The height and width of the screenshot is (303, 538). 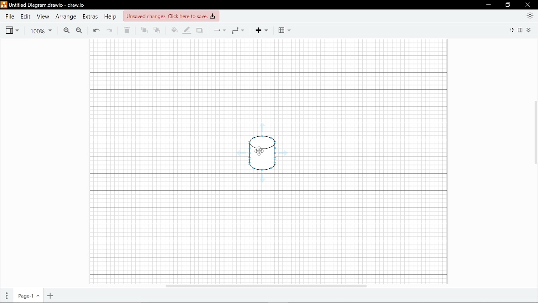 What do you see at coordinates (285, 30) in the screenshot?
I see `Table` at bounding box center [285, 30].